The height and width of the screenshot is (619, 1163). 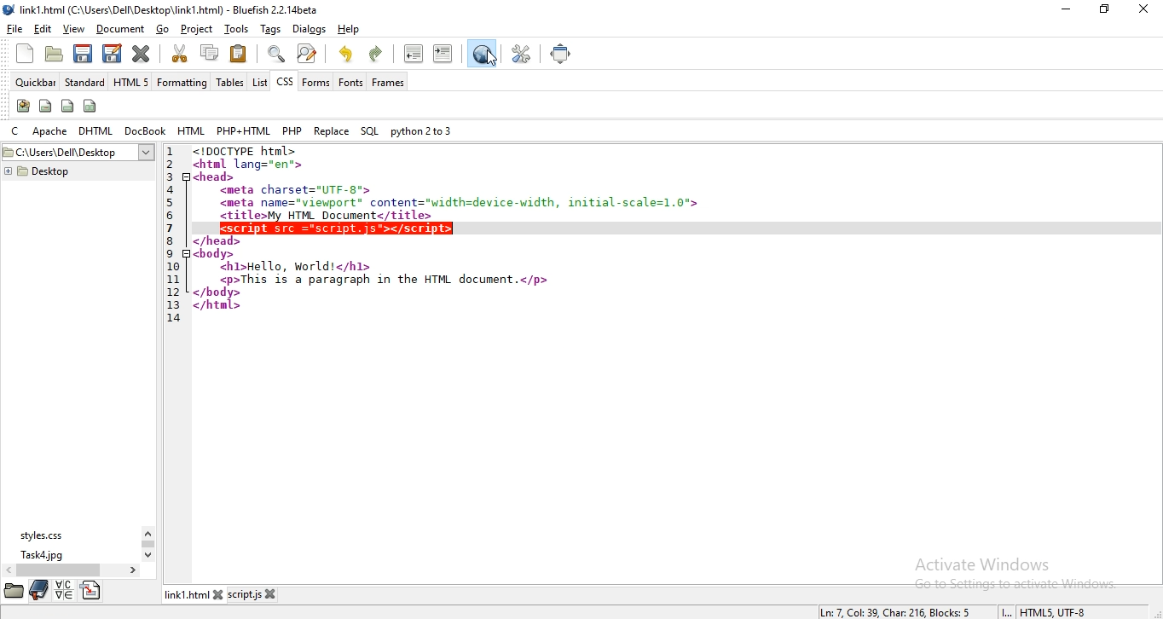 What do you see at coordinates (368, 131) in the screenshot?
I see `sql` at bounding box center [368, 131].